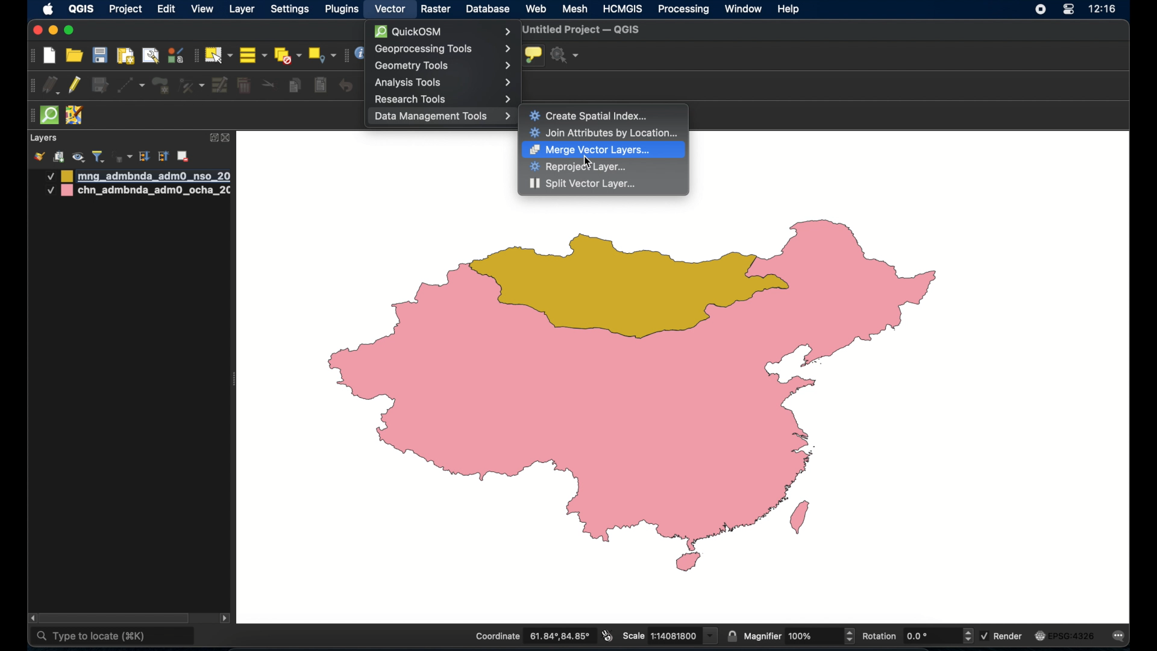  Describe the element at coordinates (144, 157) in the screenshot. I see `expand all` at that location.